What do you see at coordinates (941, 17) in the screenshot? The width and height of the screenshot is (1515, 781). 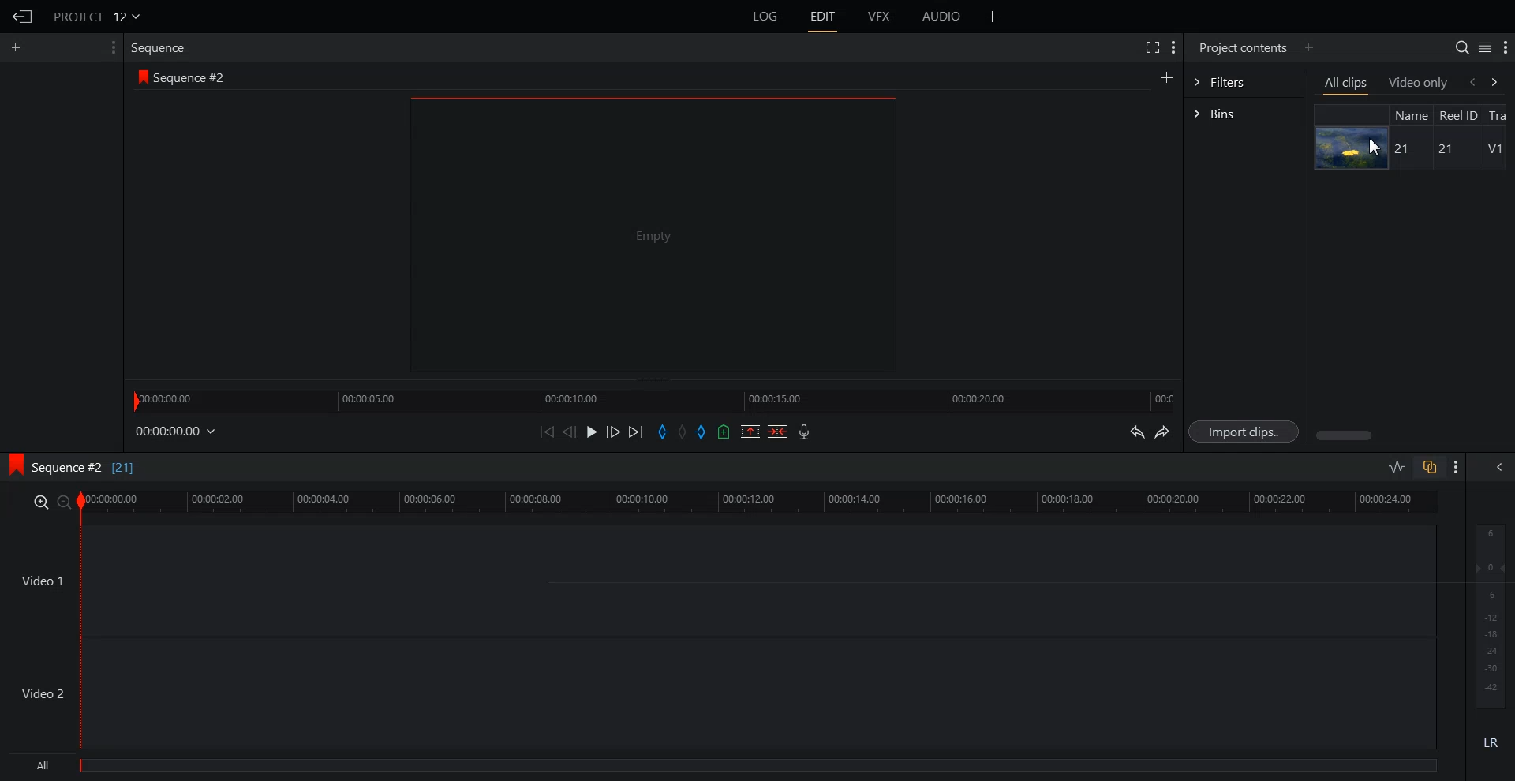 I see `AUDIO` at bounding box center [941, 17].